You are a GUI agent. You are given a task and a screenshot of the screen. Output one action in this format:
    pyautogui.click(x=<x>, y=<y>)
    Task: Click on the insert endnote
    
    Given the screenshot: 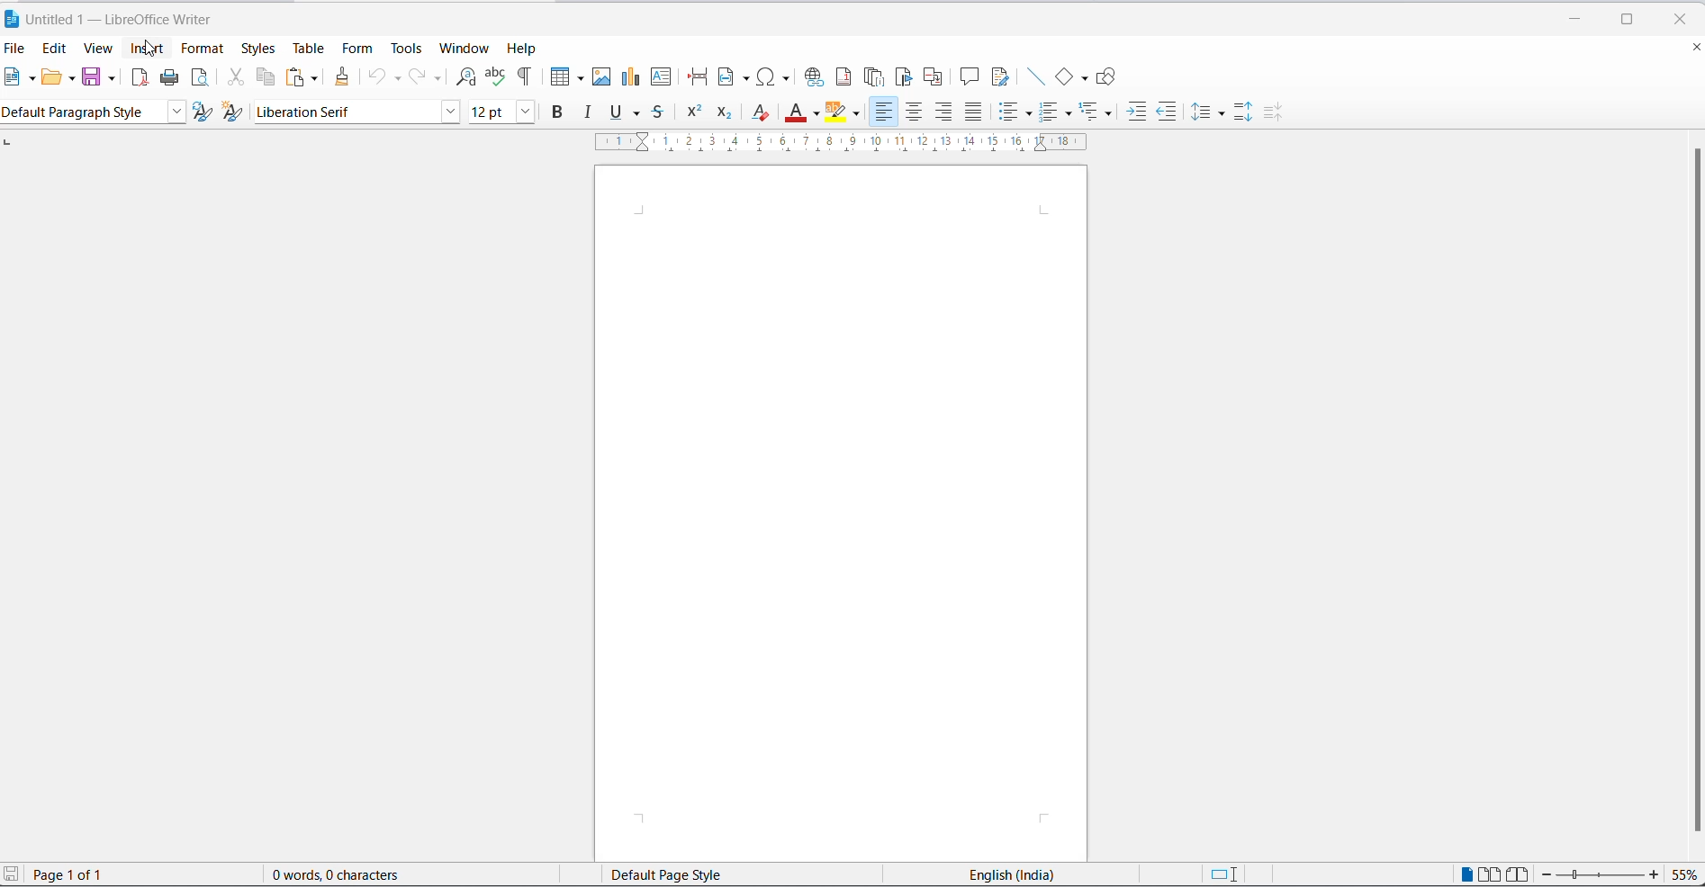 What is the action you would take?
    pyautogui.click(x=873, y=77)
    